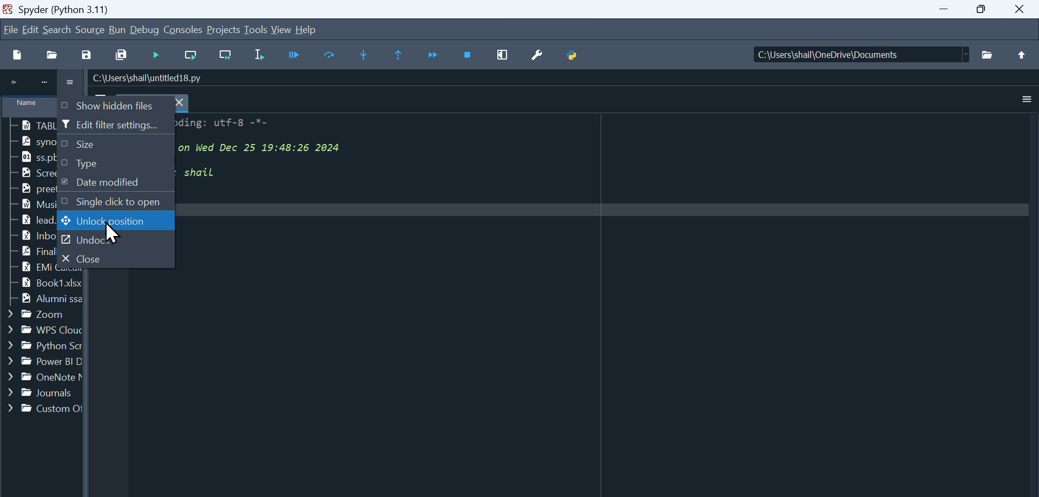 The height and width of the screenshot is (497, 1039). Describe the element at coordinates (113, 232) in the screenshot. I see `cursor` at that location.